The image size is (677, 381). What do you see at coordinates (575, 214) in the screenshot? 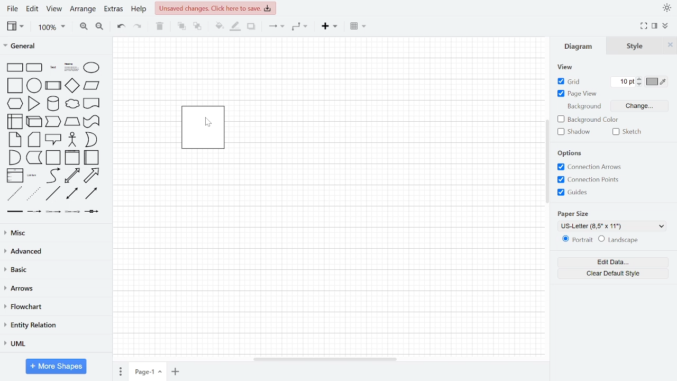
I see `paper size` at bounding box center [575, 214].